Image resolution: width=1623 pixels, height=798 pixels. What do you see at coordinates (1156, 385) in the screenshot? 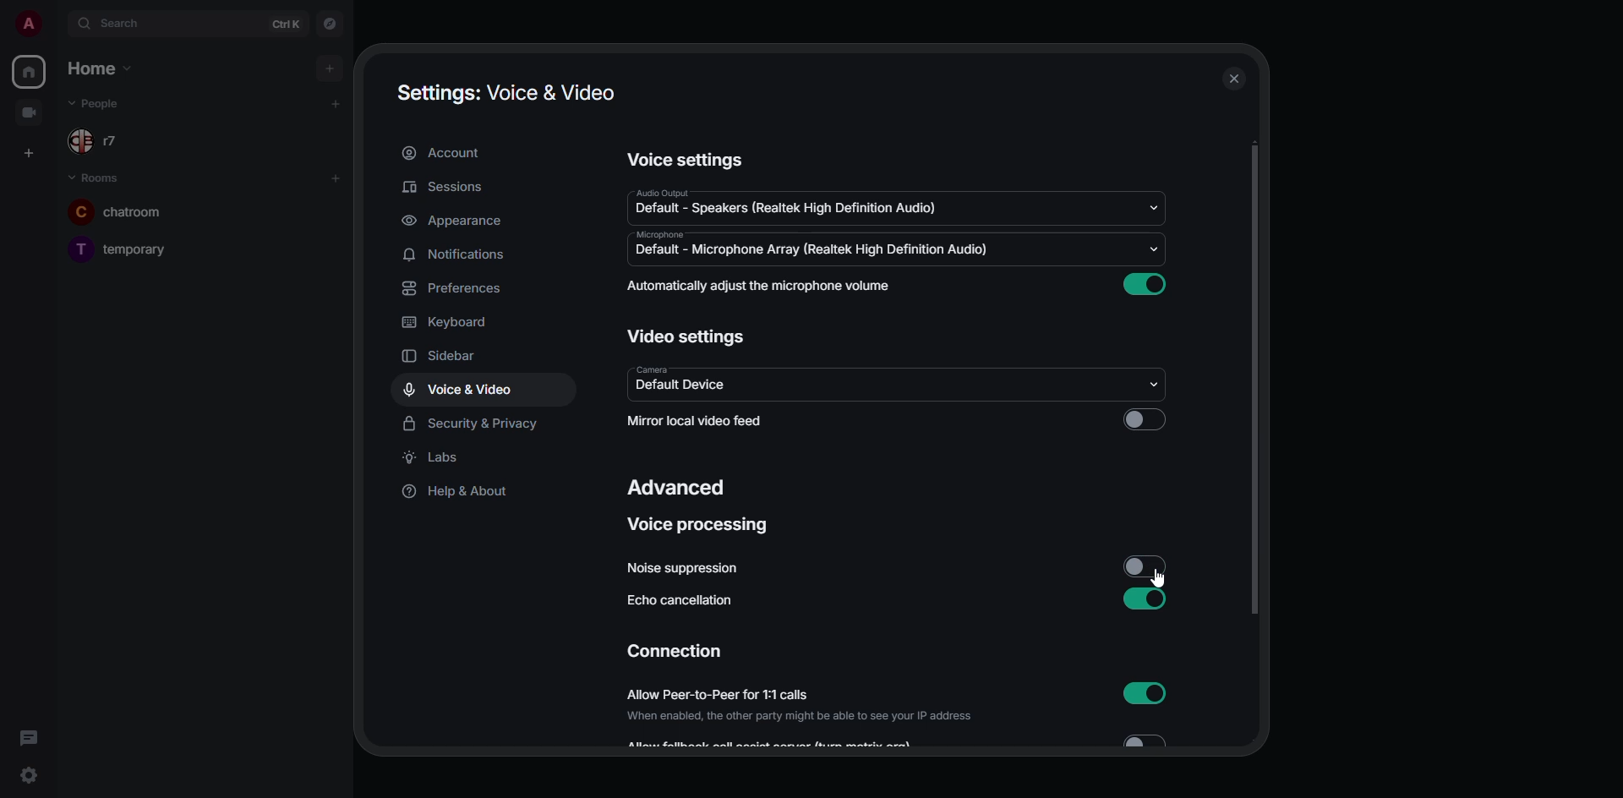
I see `drop down` at bounding box center [1156, 385].